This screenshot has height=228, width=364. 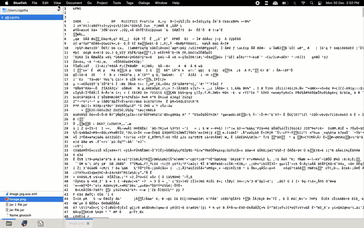 I want to click on document, so click(x=74, y=3).